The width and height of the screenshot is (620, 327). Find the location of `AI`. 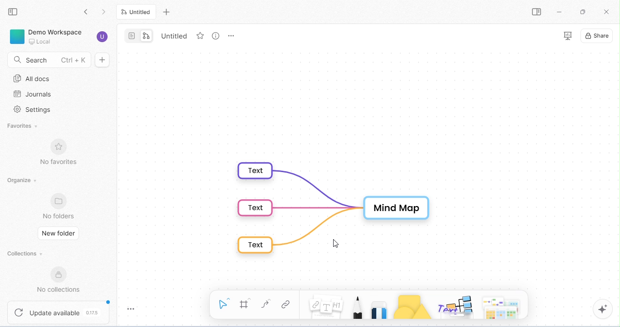

AI is located at coordinates (603, 309).